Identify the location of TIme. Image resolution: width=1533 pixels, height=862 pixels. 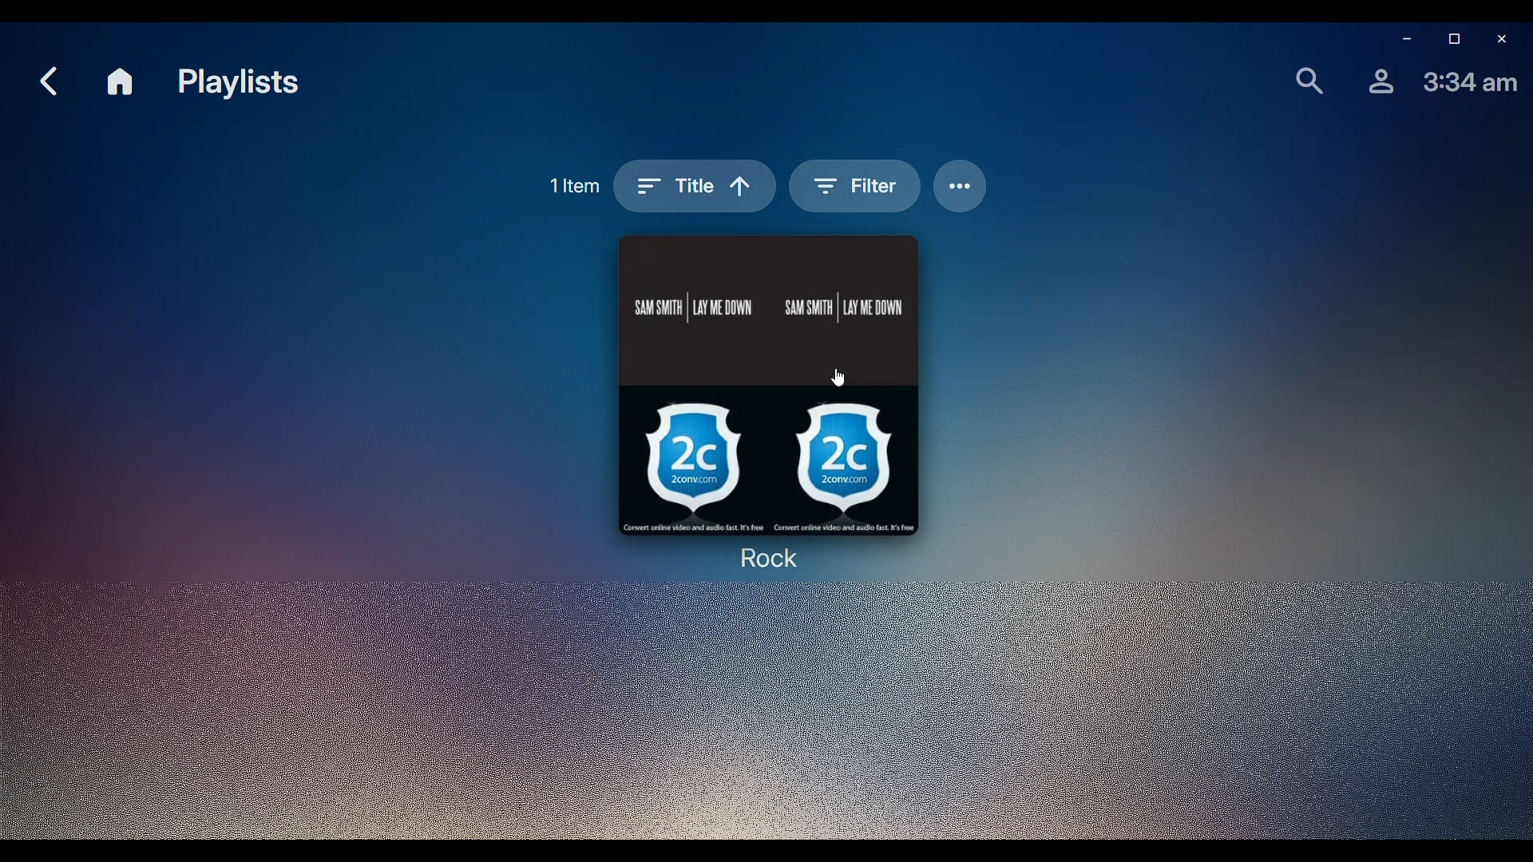
(1472, 82).